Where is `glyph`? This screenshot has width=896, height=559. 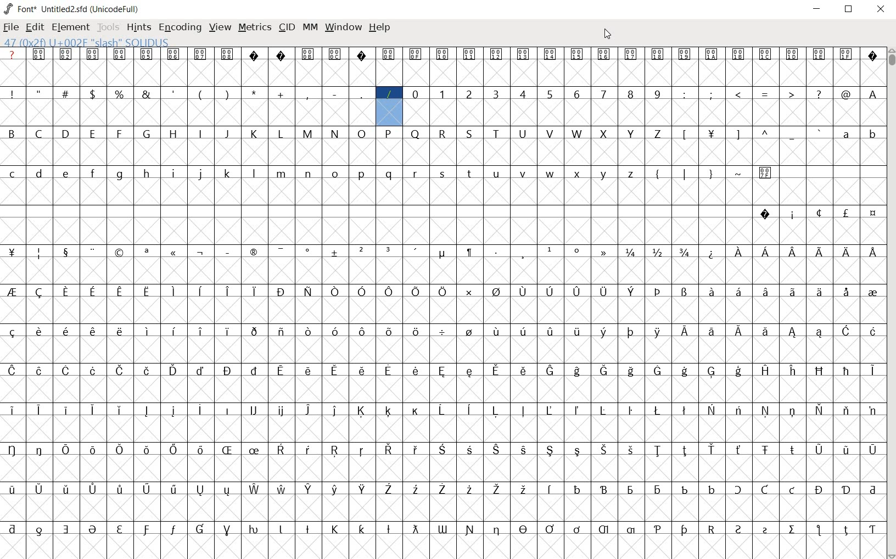 glyph is located at coordinates (417, 371).